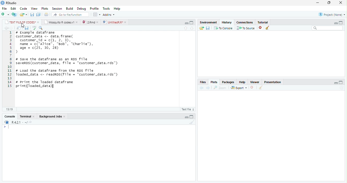 Image resolution: width=347 pixels, height=183 pixels. I want to click on minimize, so click(336, 83).